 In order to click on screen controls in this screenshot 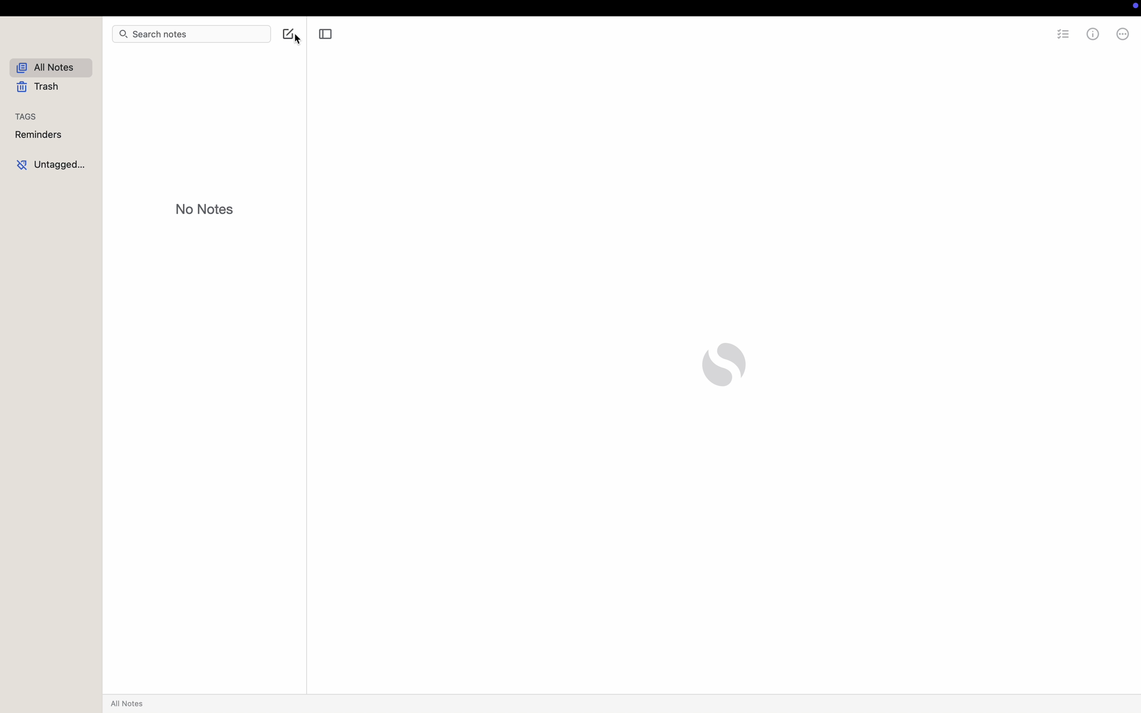, I will do `click(1133, 8)`.